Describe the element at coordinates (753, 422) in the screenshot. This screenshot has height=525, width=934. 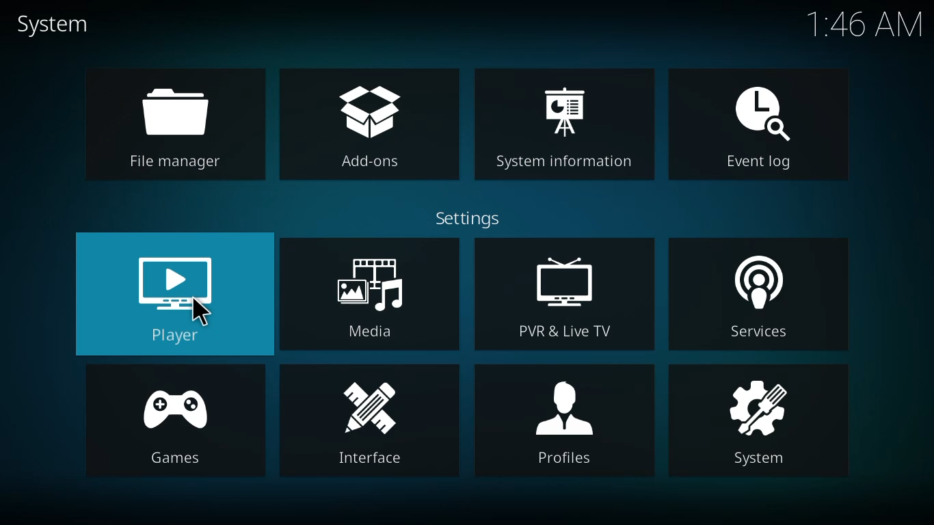
I see `system` at that location.